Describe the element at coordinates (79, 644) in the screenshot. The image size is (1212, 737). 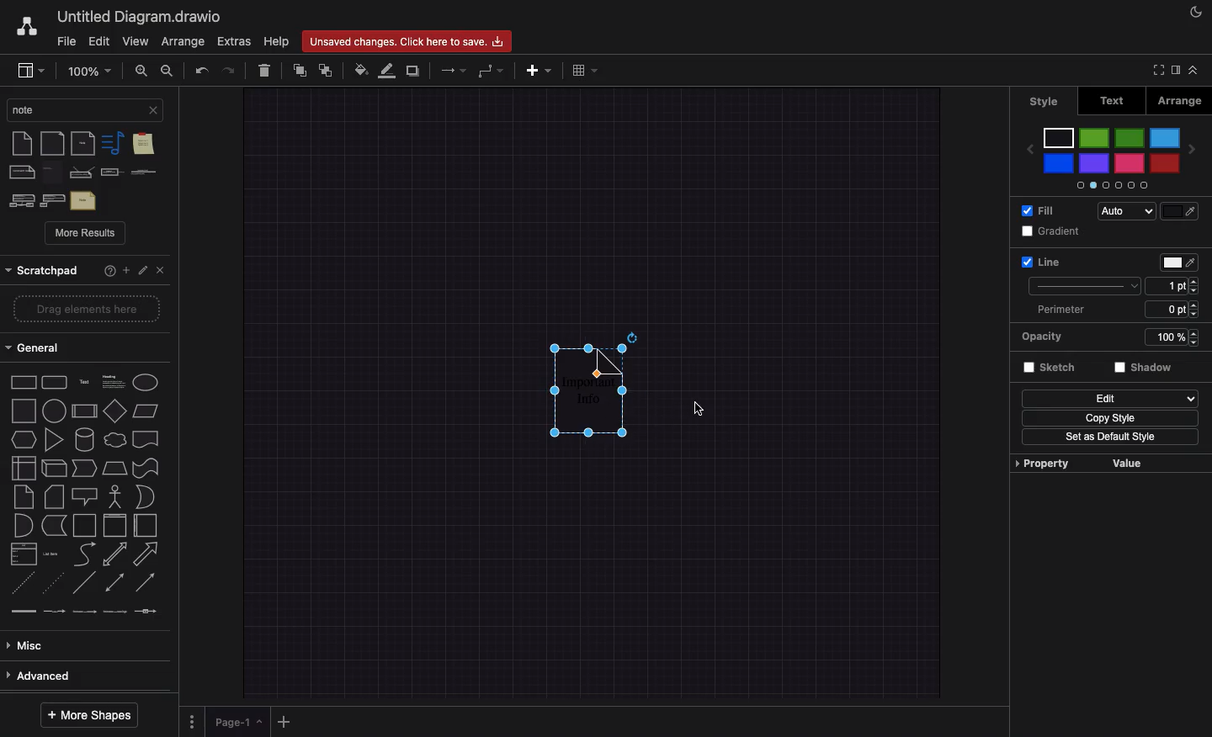
I see `misc` at that location.